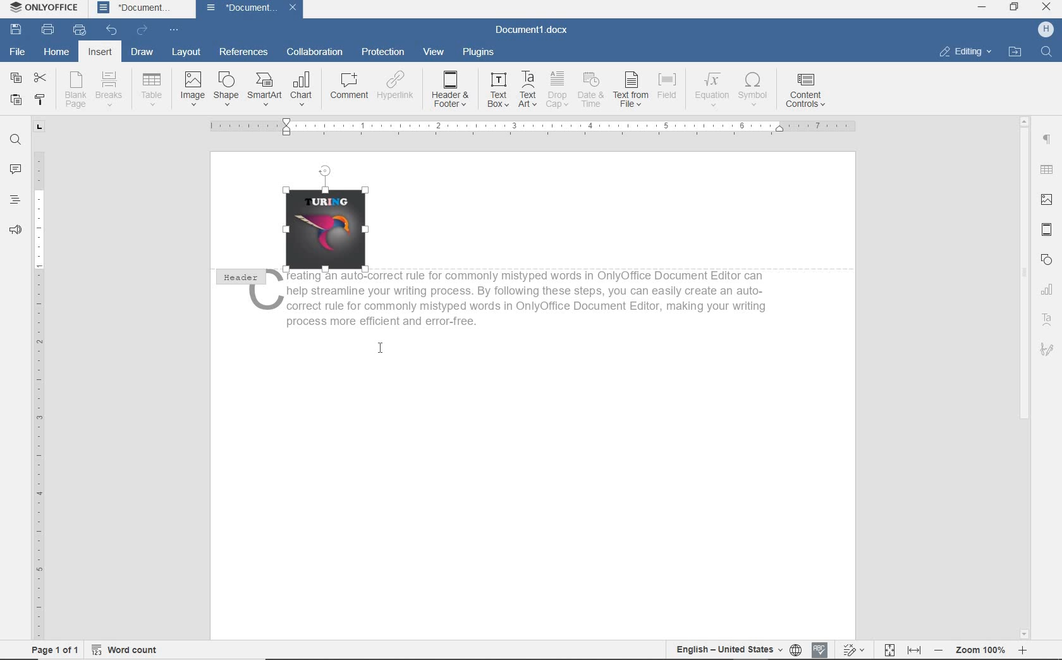 The image size is (1062, 660). Describe the element at coordinates (15, 140) in the screenshot. I see `FIND` at that location.